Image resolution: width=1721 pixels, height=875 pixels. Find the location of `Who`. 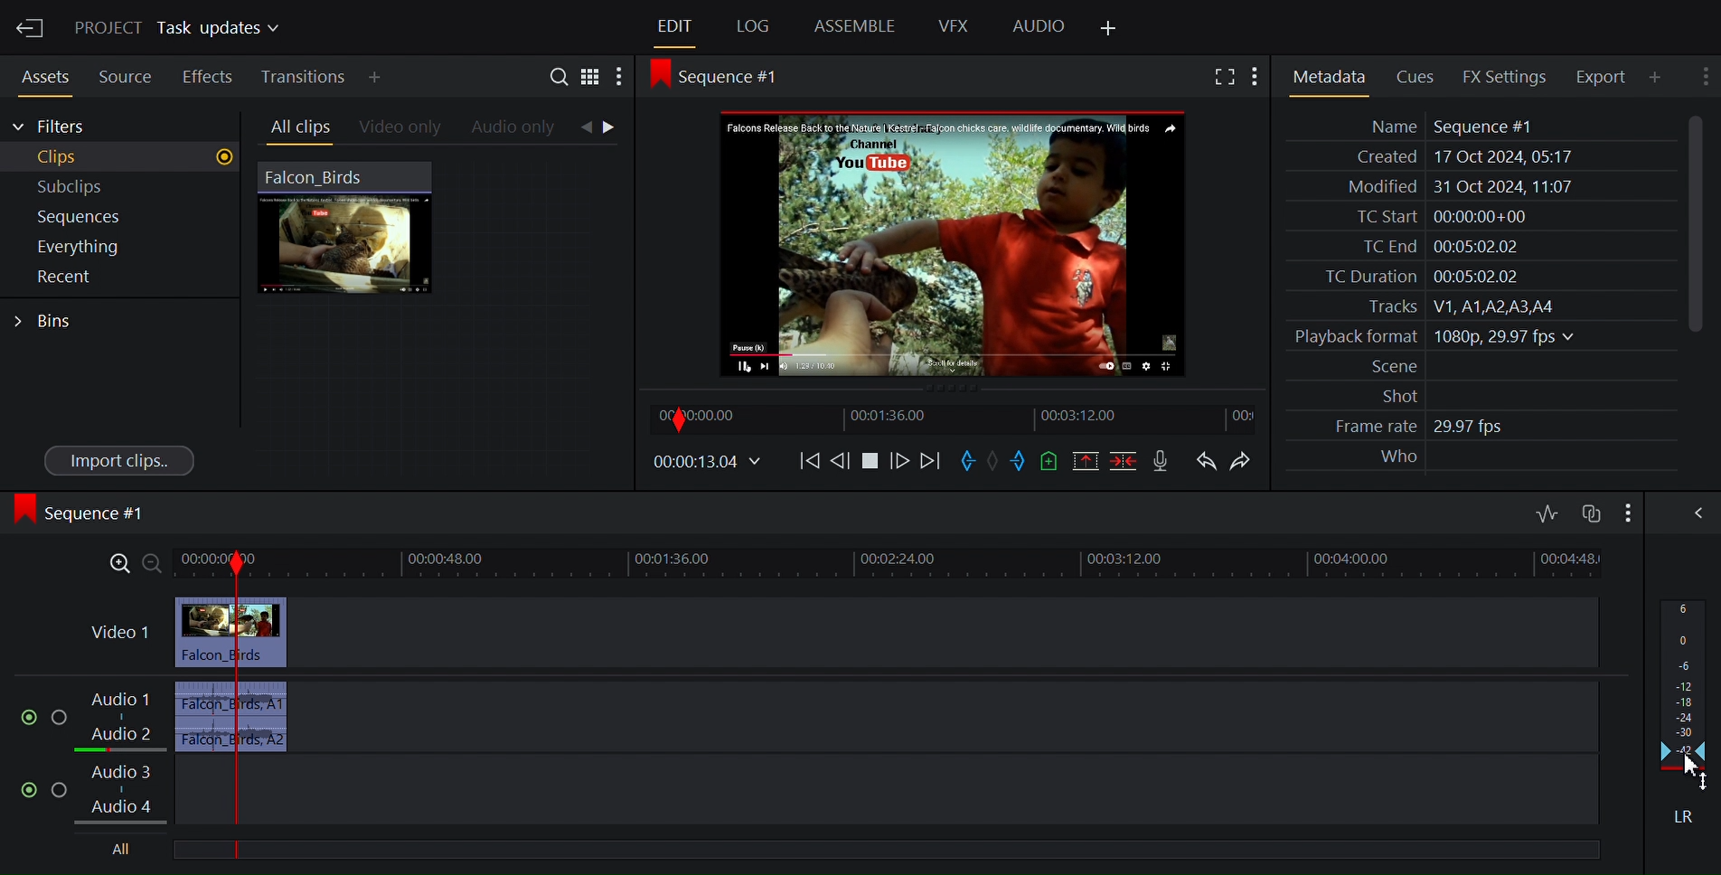

Who is located at coordinates (1396, 457).